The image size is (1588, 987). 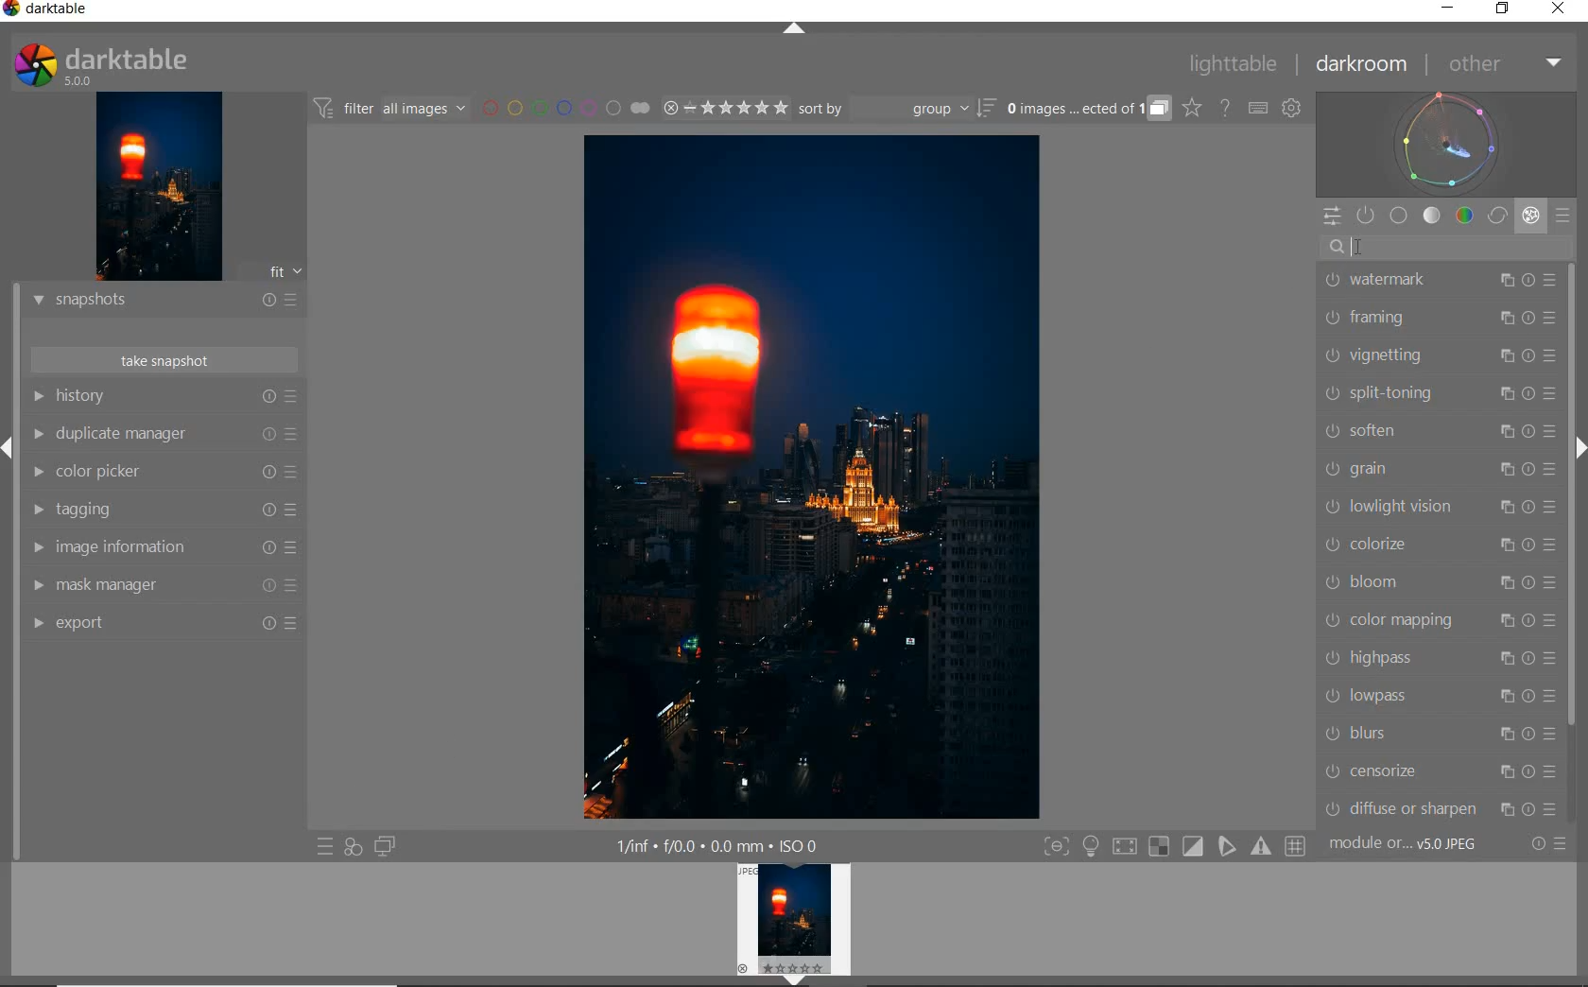 What do you see at coordinates (1499, 543) in the screenshot?
I see `Multiple instance` at bounding box center [1499, 543].